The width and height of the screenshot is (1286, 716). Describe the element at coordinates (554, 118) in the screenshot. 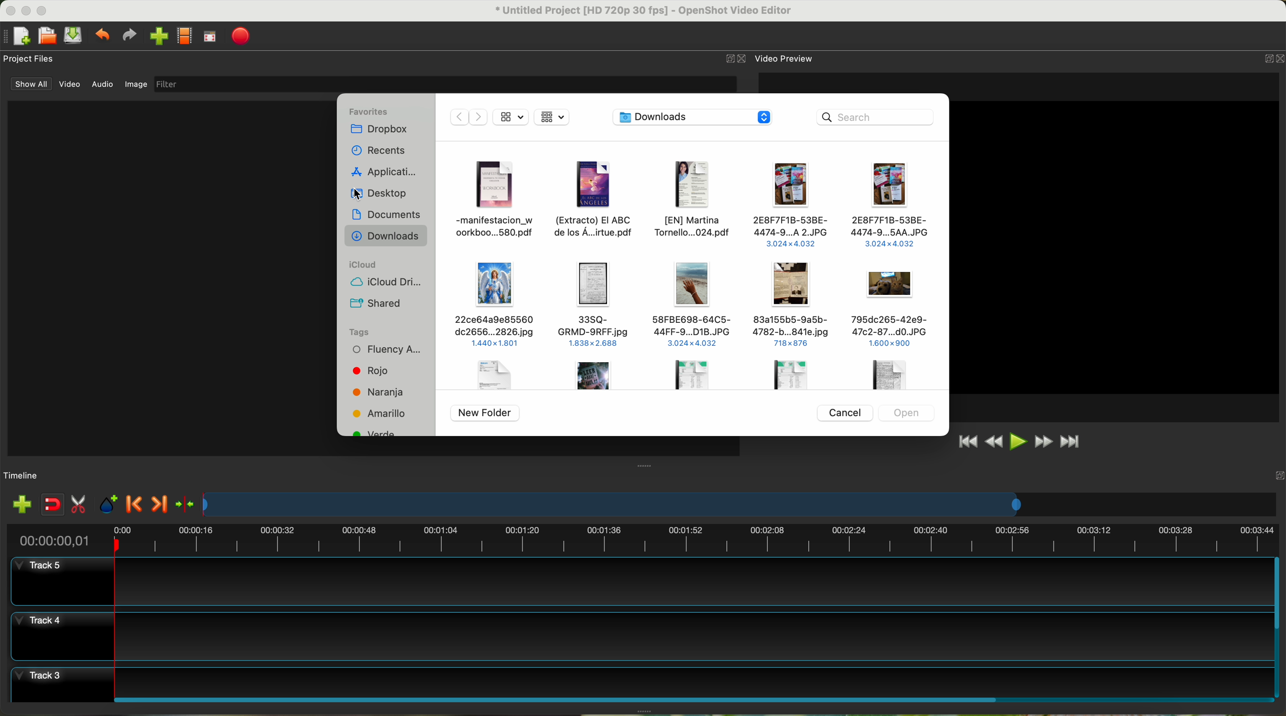

I see `grid view` at that location.